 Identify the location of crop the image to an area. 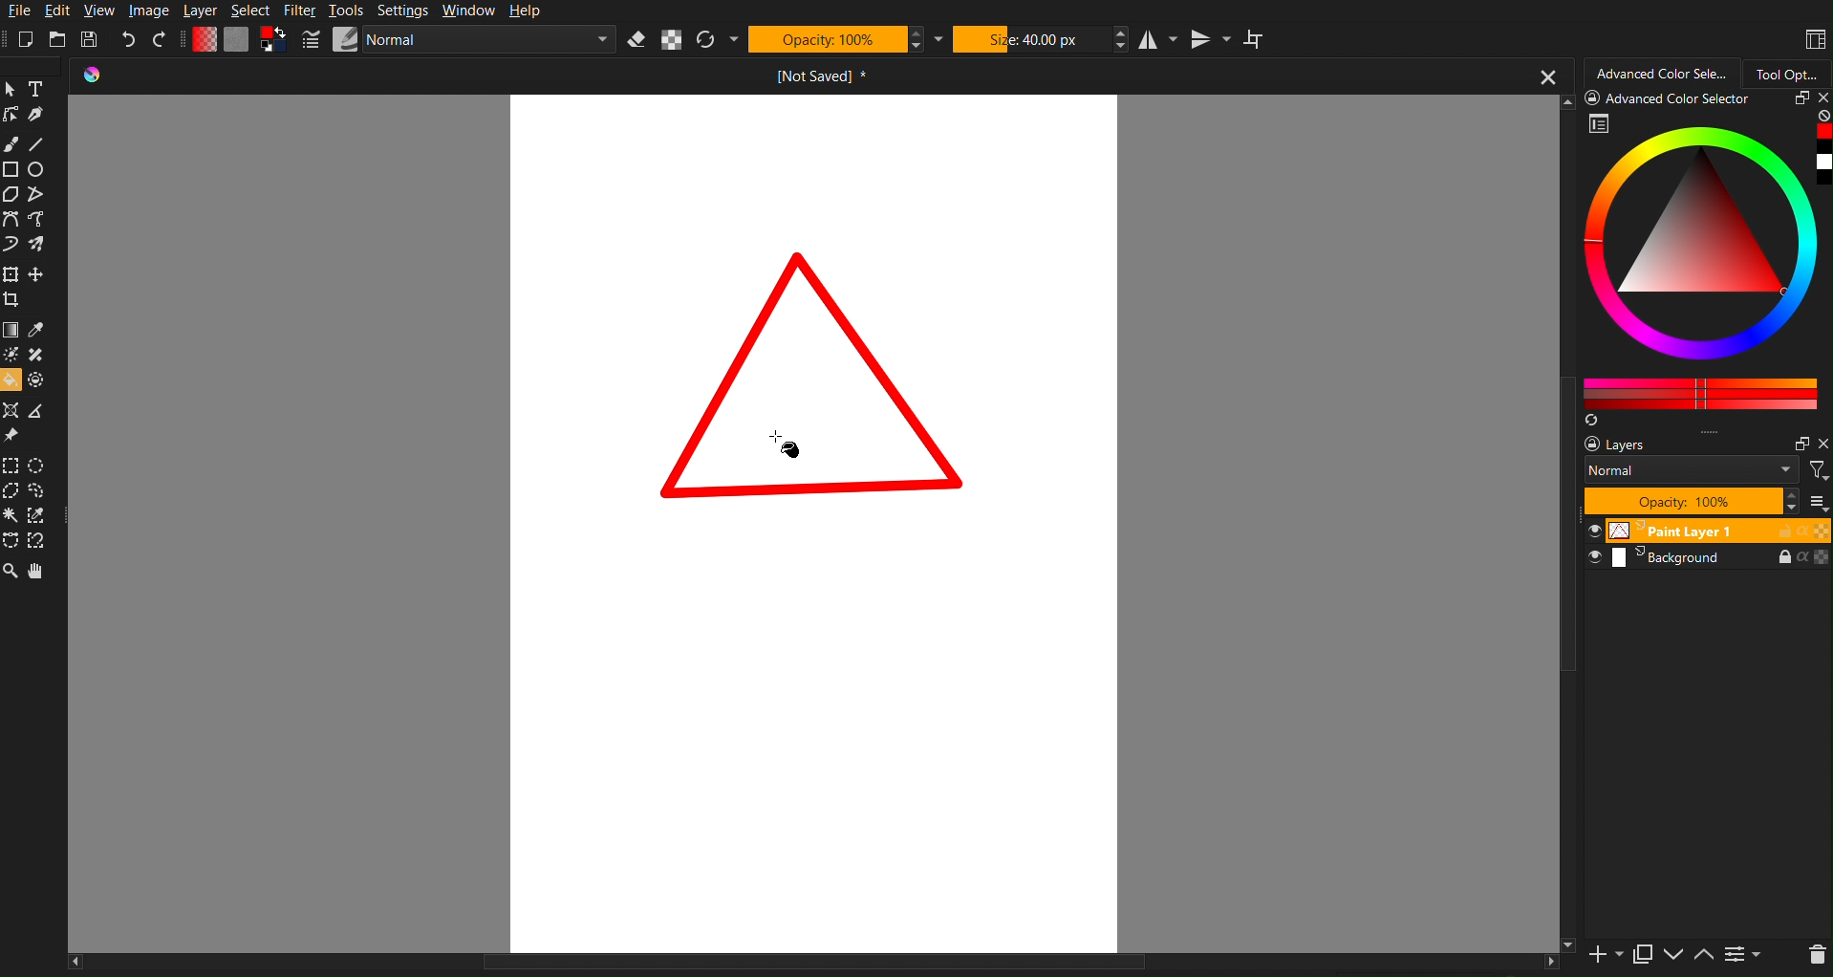
(11, 301).